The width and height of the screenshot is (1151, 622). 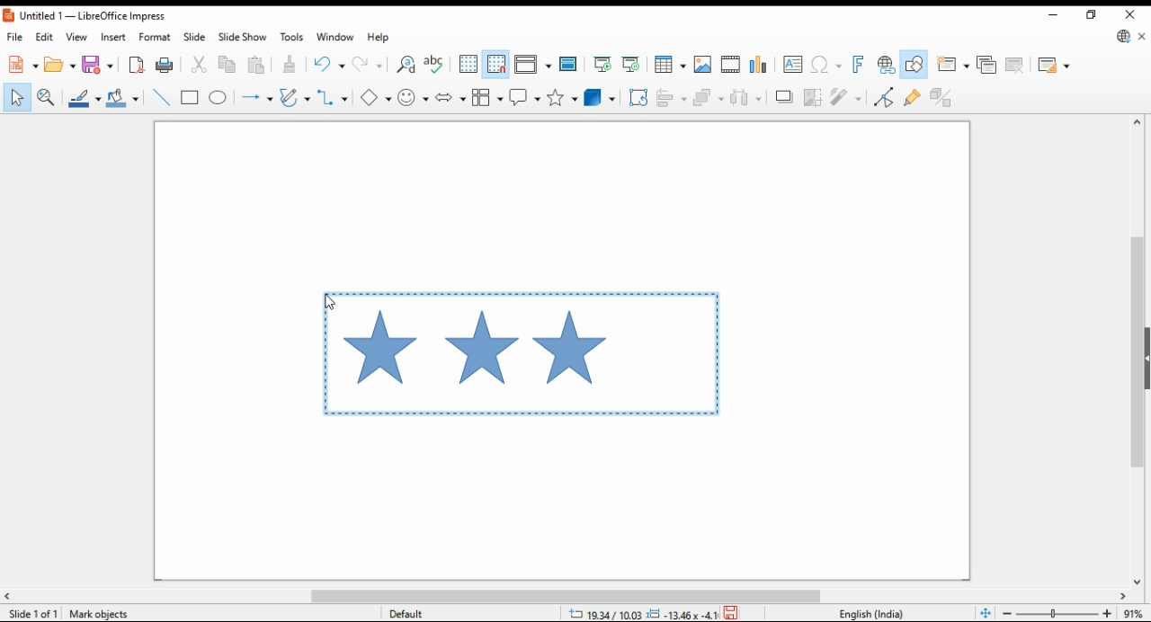 What do you see at coordinates (638, 99) in the screenshot?
I see `transformations` at bounding box center [638, 99].